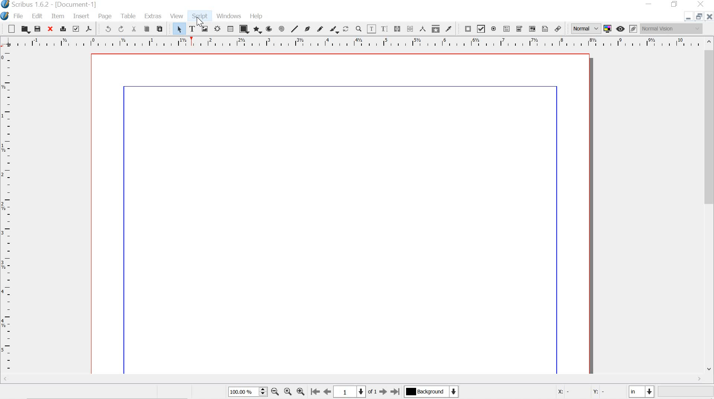 The height and width of the screenshot is (399, 714). What do you see at coordinates (39, 29) in the screenshot?
I see `save` at bounding box center [39, 29].